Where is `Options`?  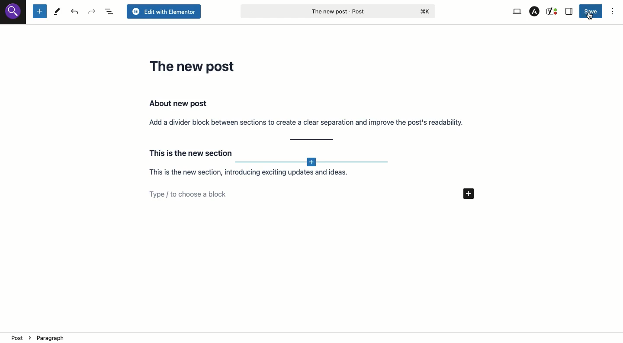 Options is located at coordinates (613, 12).